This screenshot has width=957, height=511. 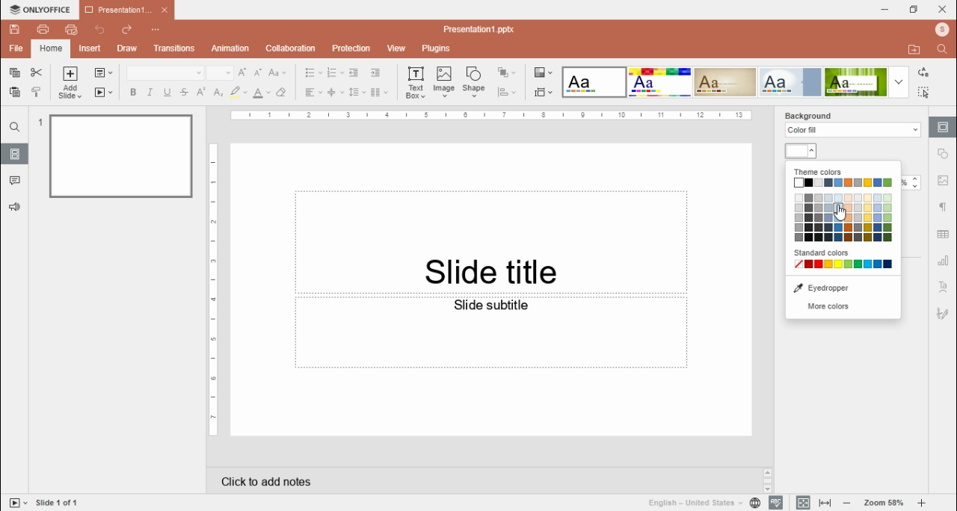 What do you see at coordinates (114, 155) in the screenshot?
I see `slide 1` at bounding box center [114, 155].